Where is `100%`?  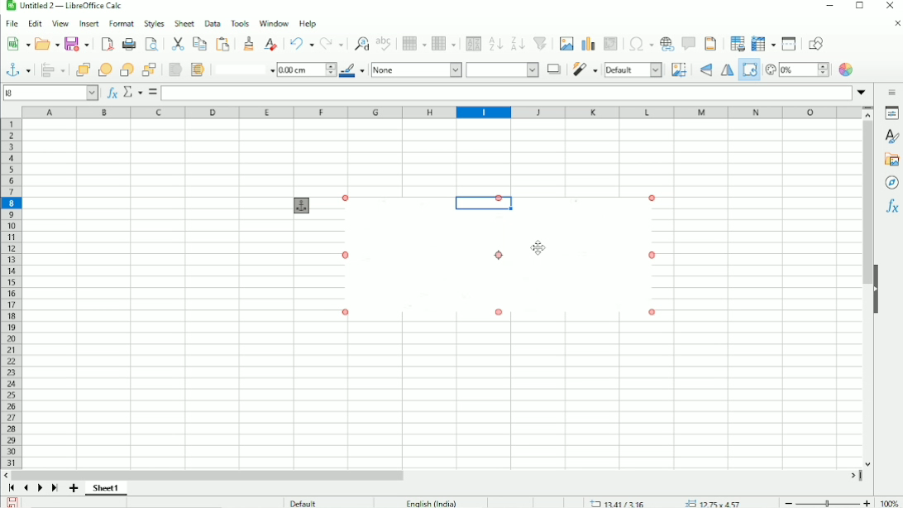 100% is located at coordinates (889, 501).